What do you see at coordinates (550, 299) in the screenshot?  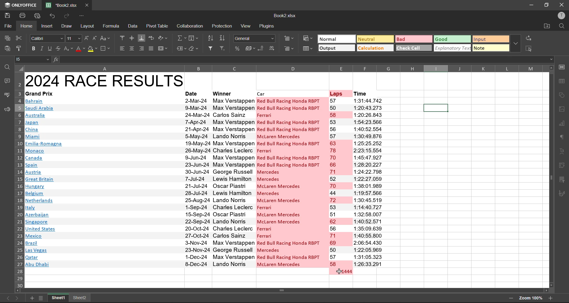 I see `zoom in` at bounding box center [550, 299].